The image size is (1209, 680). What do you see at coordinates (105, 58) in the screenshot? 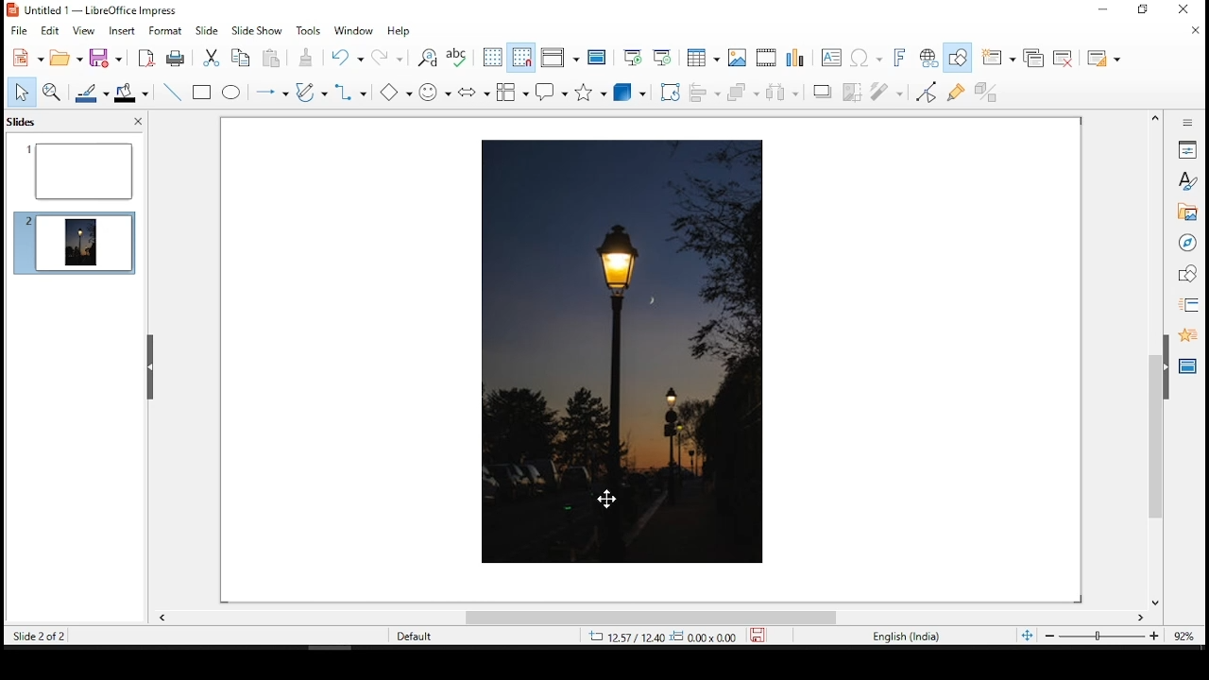
I see `save` at bounding box center [105, 58].